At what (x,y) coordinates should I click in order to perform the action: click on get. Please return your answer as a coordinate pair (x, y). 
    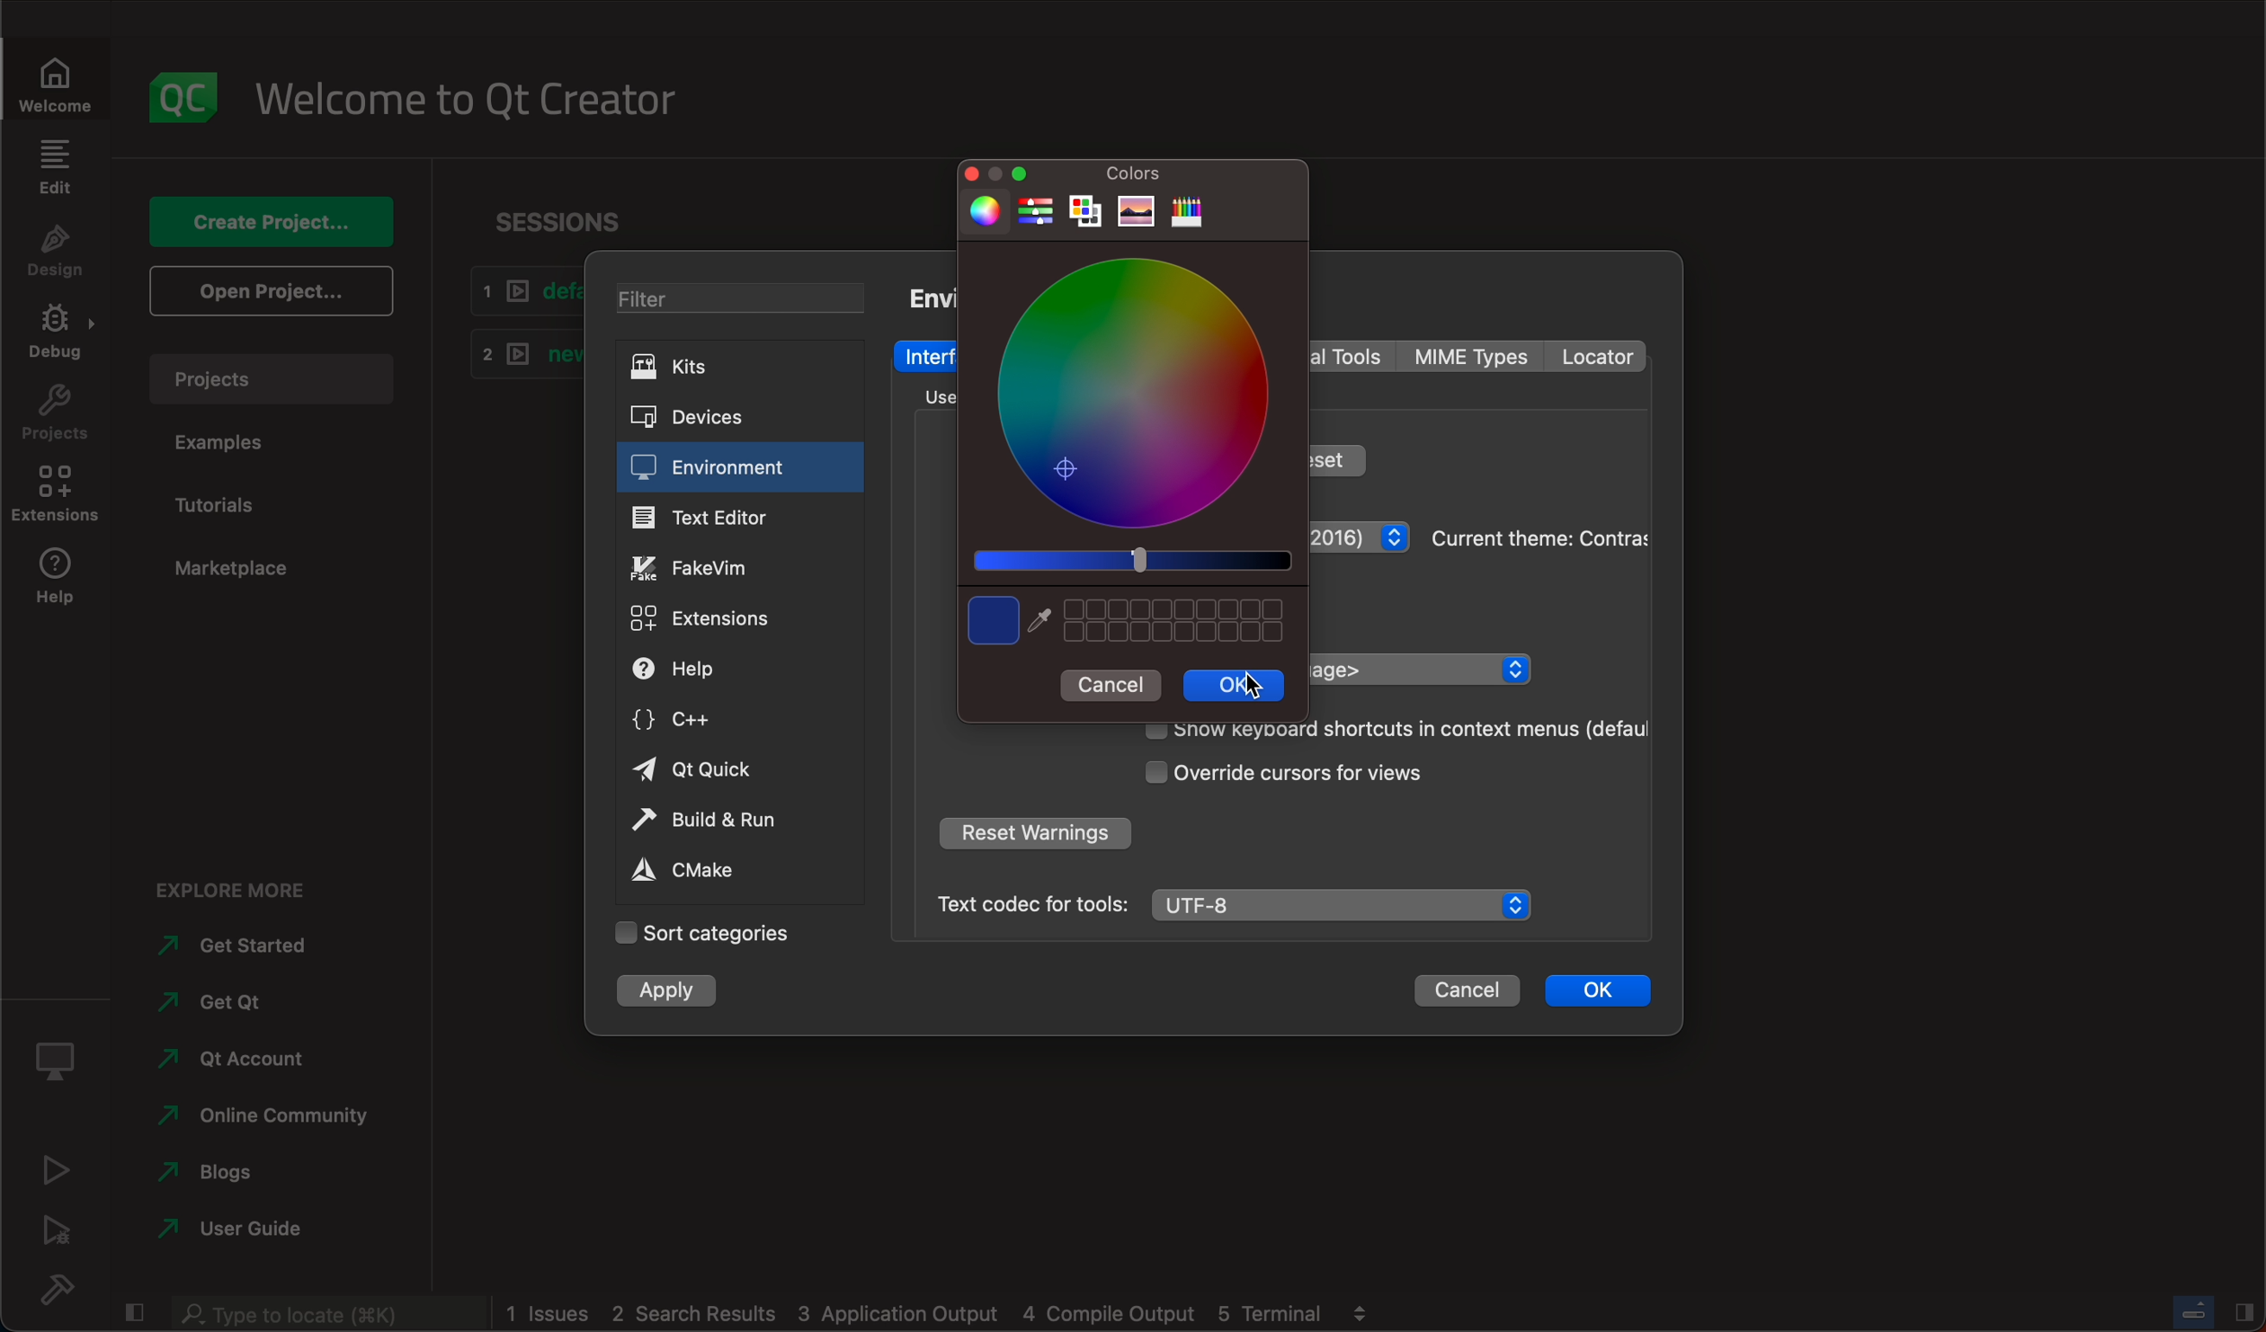
    Looking at the image, I should click on (227, 997).